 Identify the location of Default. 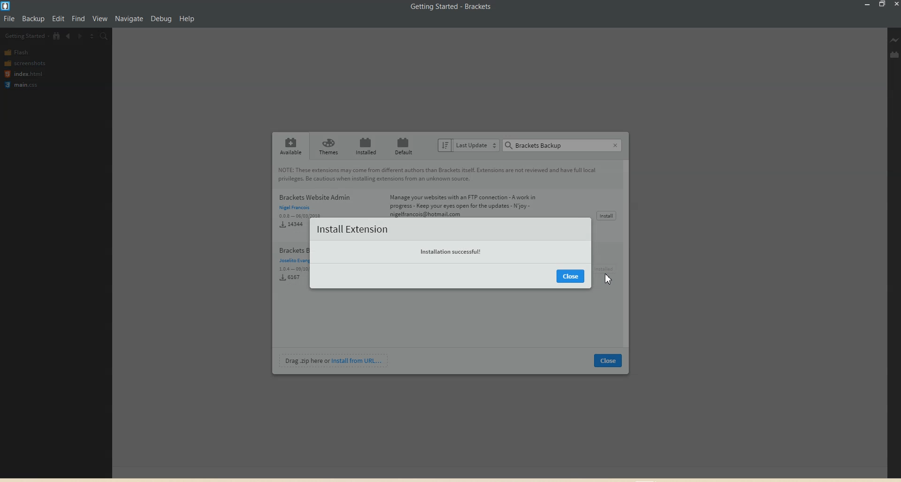
(403, 145).